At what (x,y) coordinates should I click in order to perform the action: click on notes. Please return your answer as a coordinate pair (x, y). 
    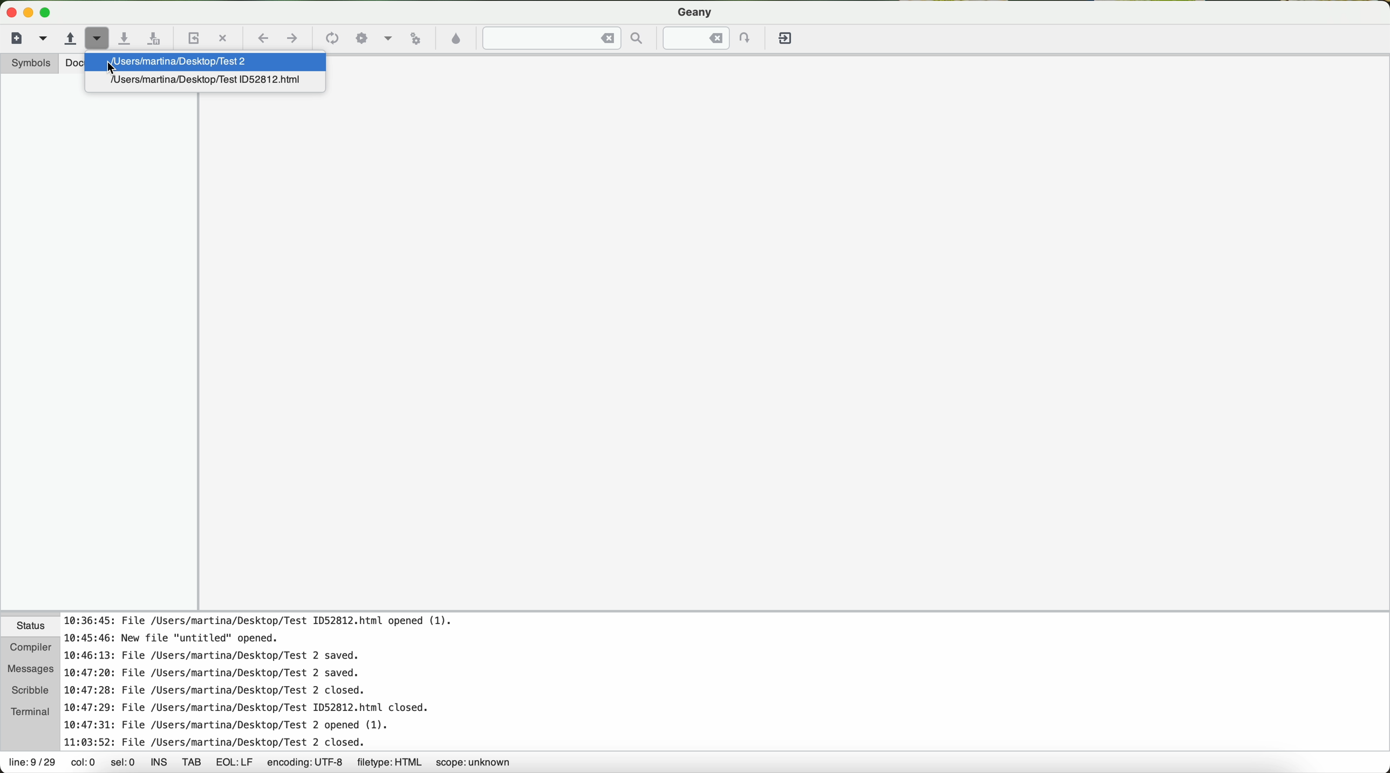
    Looking at the image, I should click on (272, 682).